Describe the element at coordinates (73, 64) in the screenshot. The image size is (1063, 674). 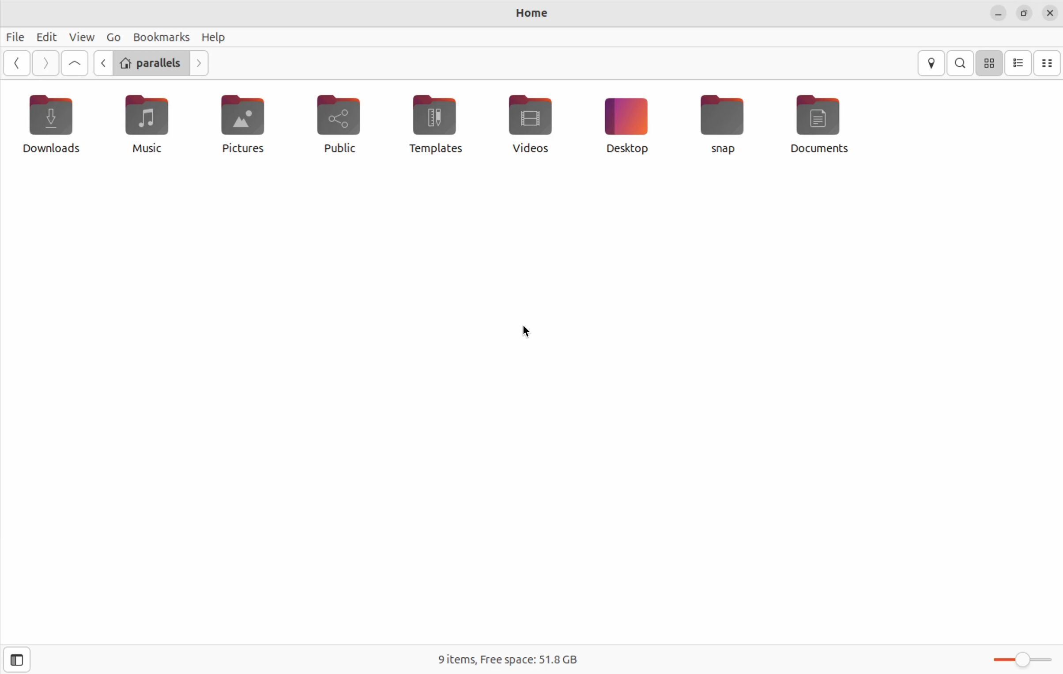
I see `Go first` at that location.